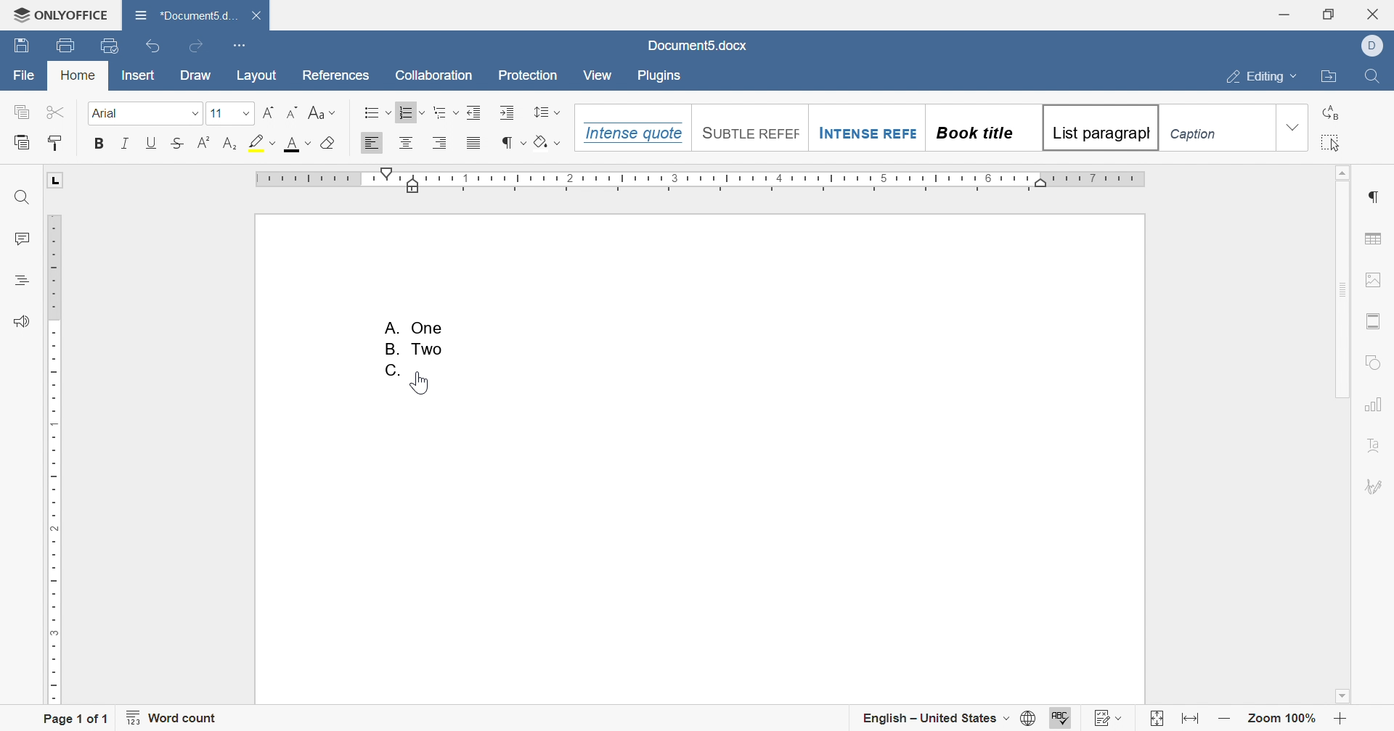 This screenshot has height=731, width=1394. I want to click on header & footer settings, so click(1373, 322).